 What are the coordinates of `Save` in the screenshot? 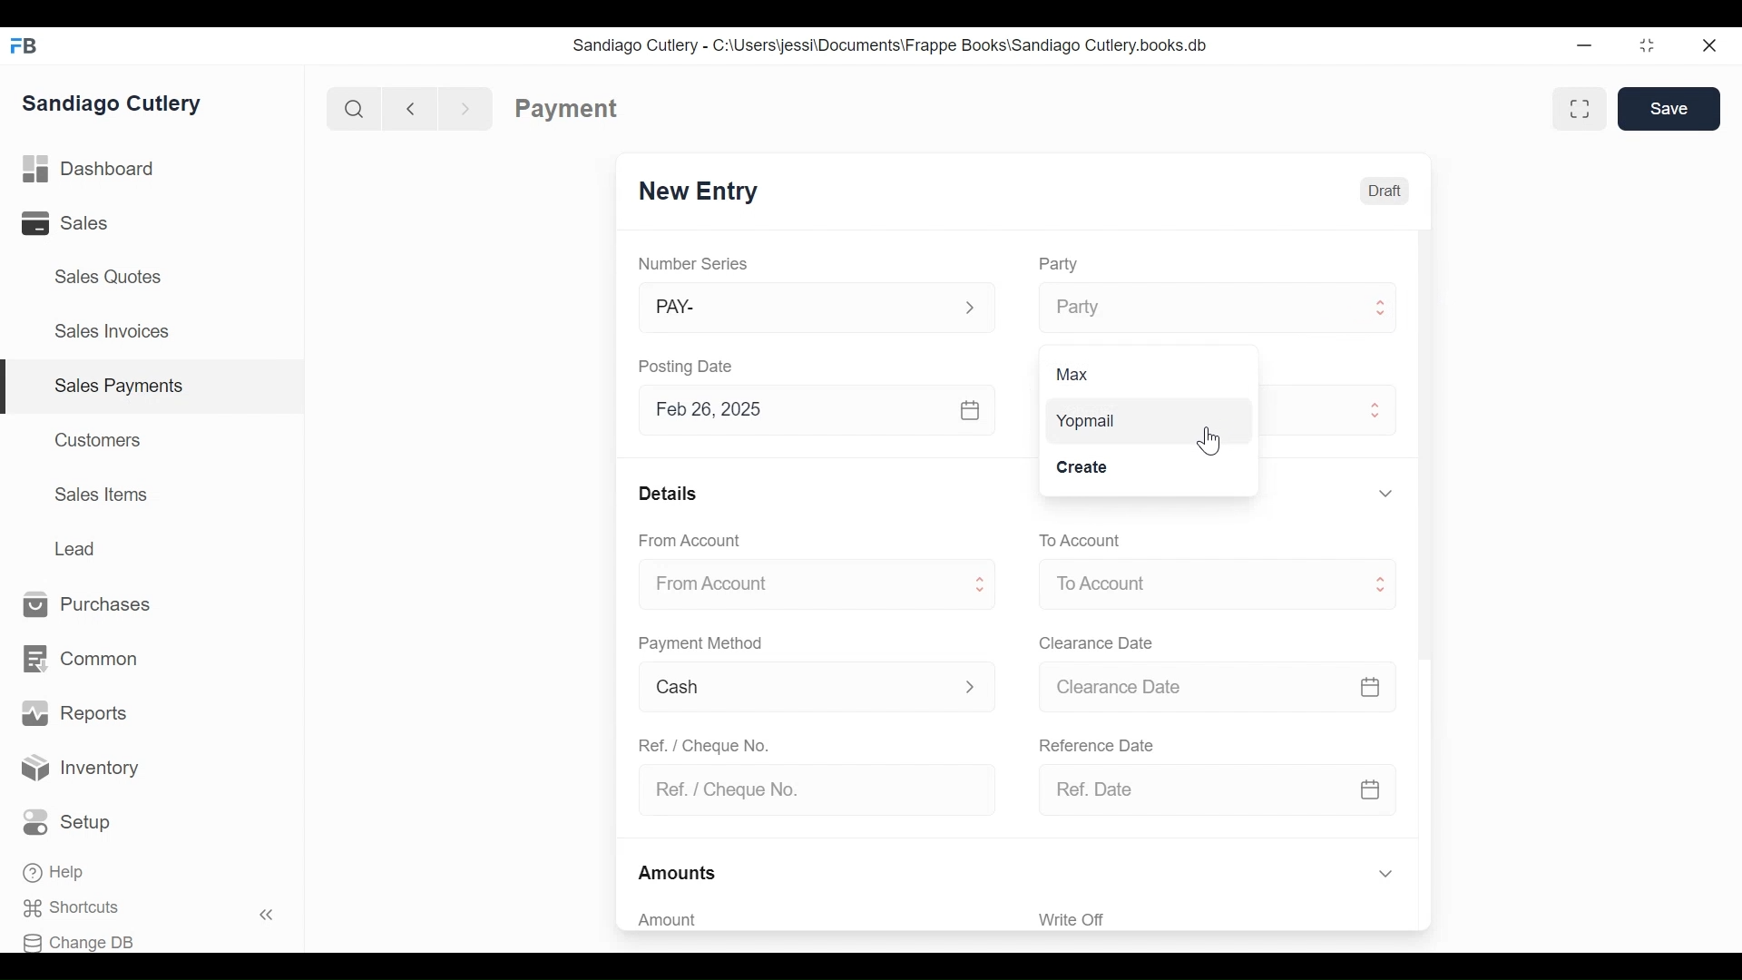 It's located at (1669, 109).